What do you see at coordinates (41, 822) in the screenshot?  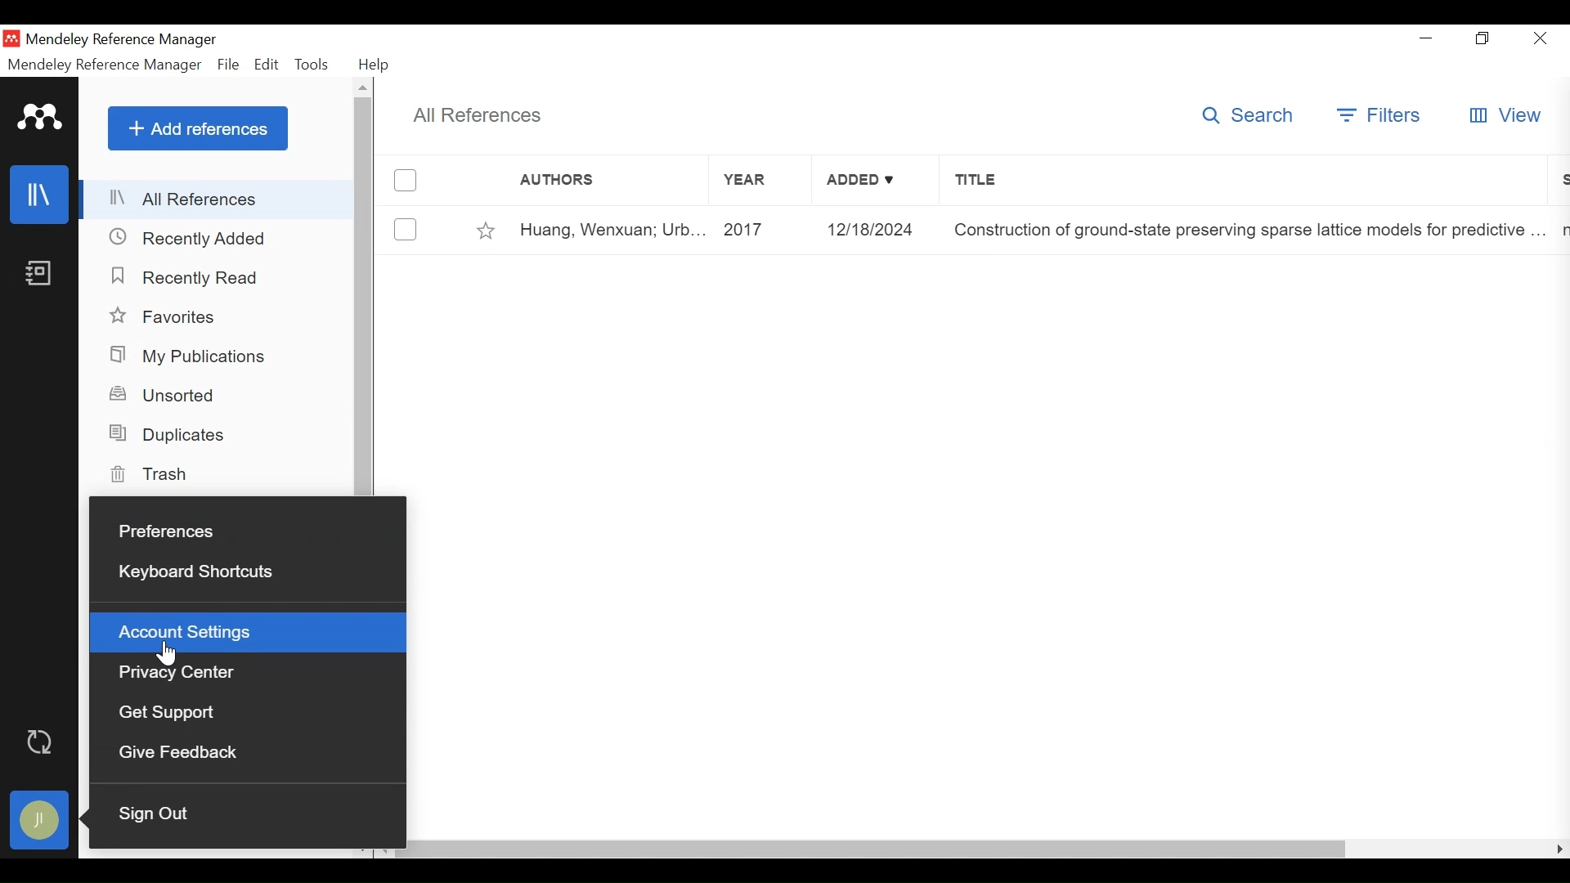 I see `Avatar` at bounding box center [41, 822].